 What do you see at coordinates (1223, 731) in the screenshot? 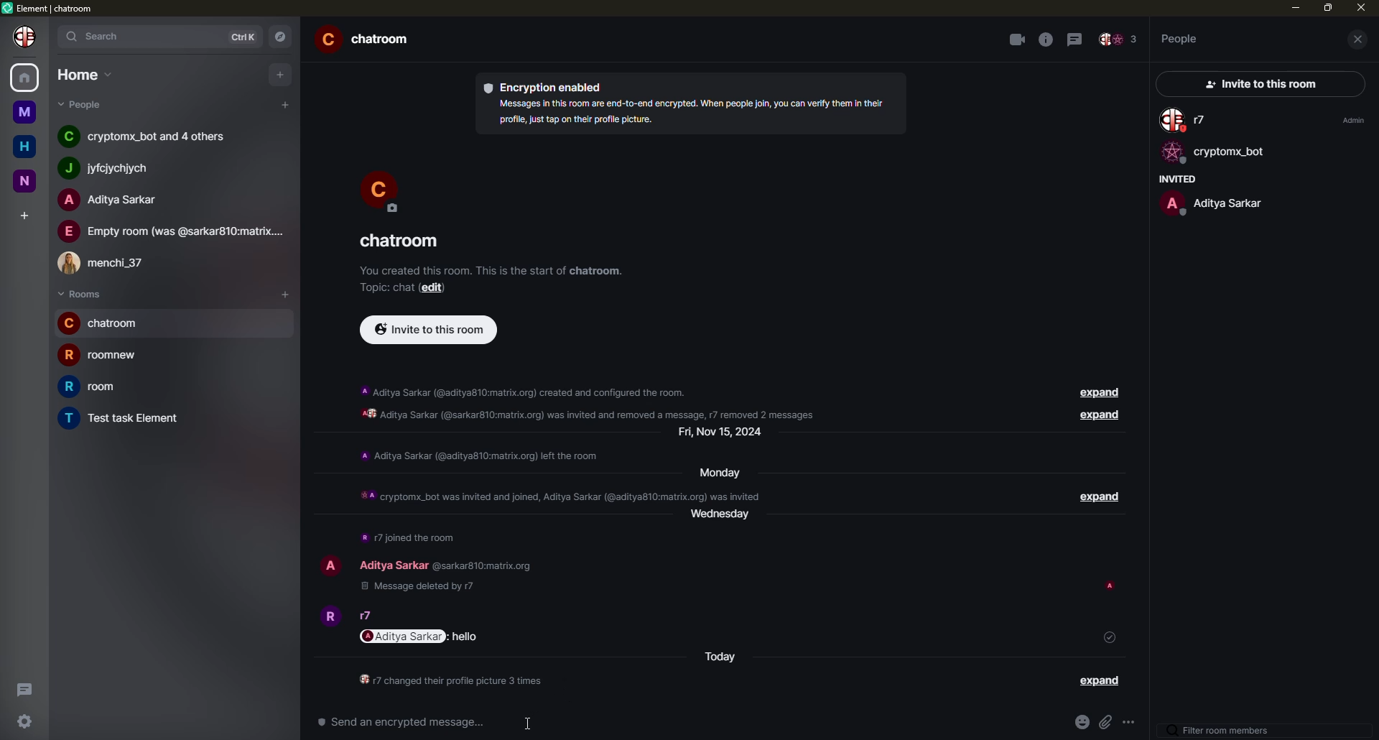
I see `filter room members` at bounding box center [1223, 731].